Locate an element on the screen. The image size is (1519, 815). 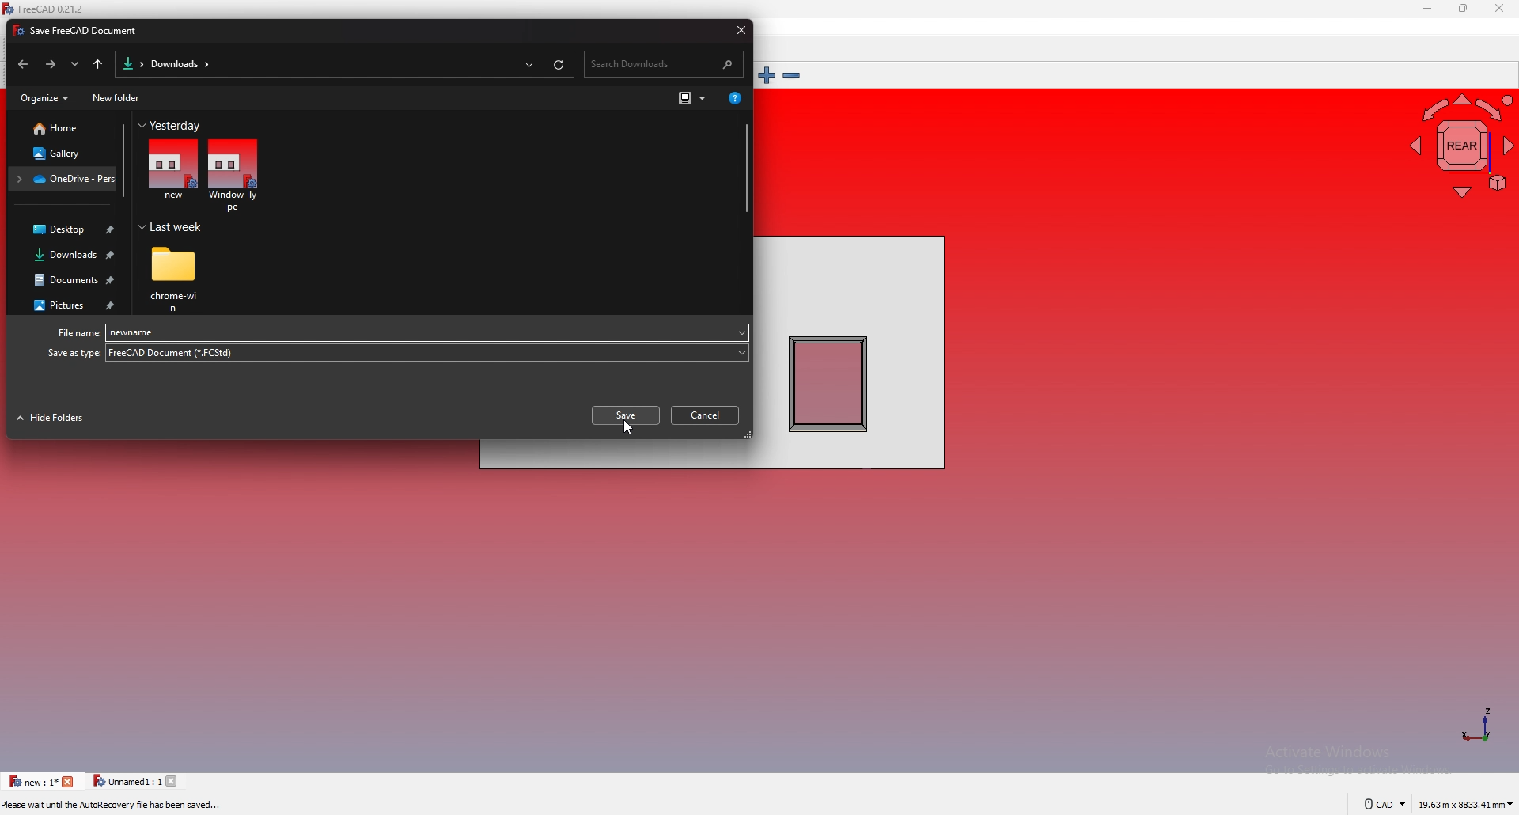
close is located at coordinates (740, 29).